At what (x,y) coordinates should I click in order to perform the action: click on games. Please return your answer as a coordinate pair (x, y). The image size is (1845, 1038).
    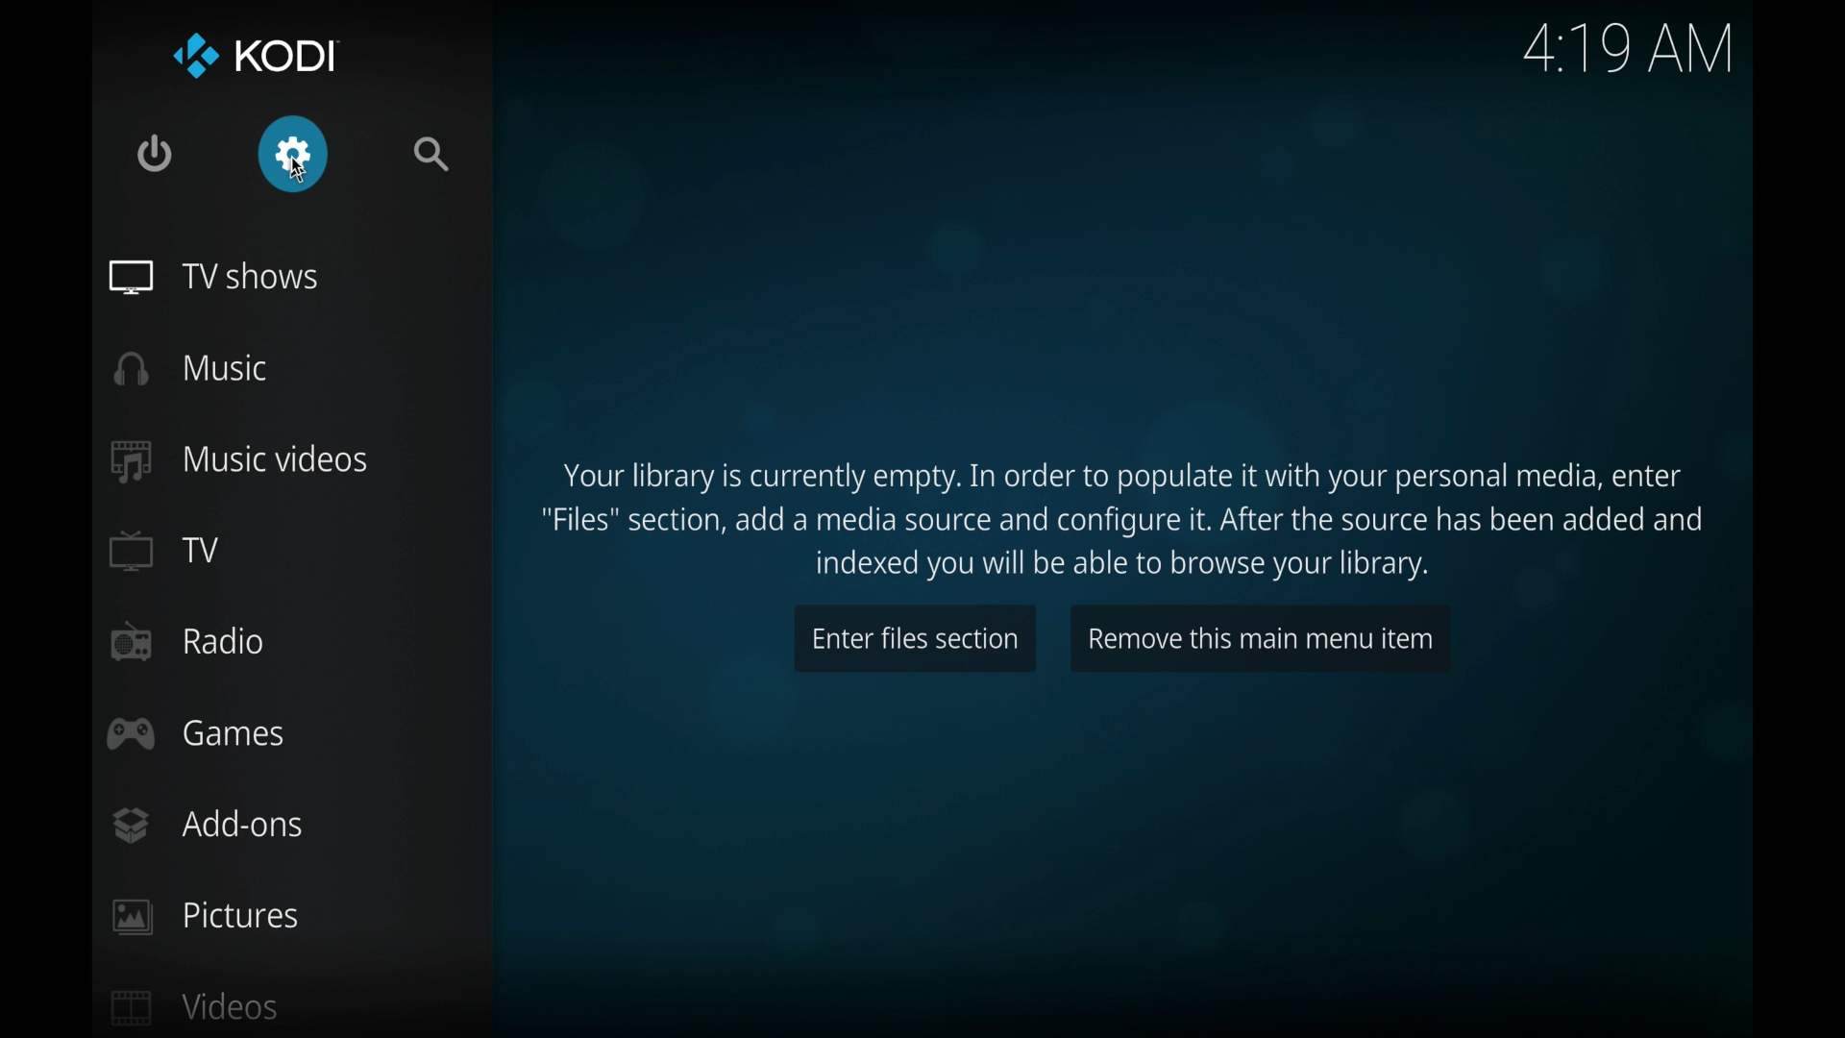
    Looking at the image, I should click on (196, 735).